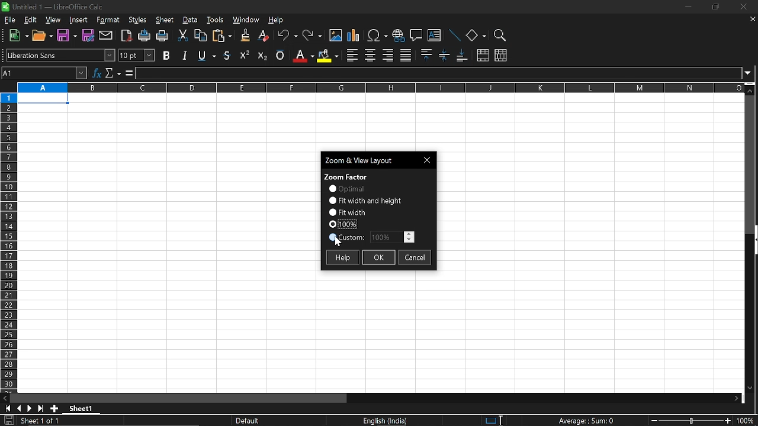  Describe the element at coordinates (66, 36) in the screenshot. I see `Save` at that location.